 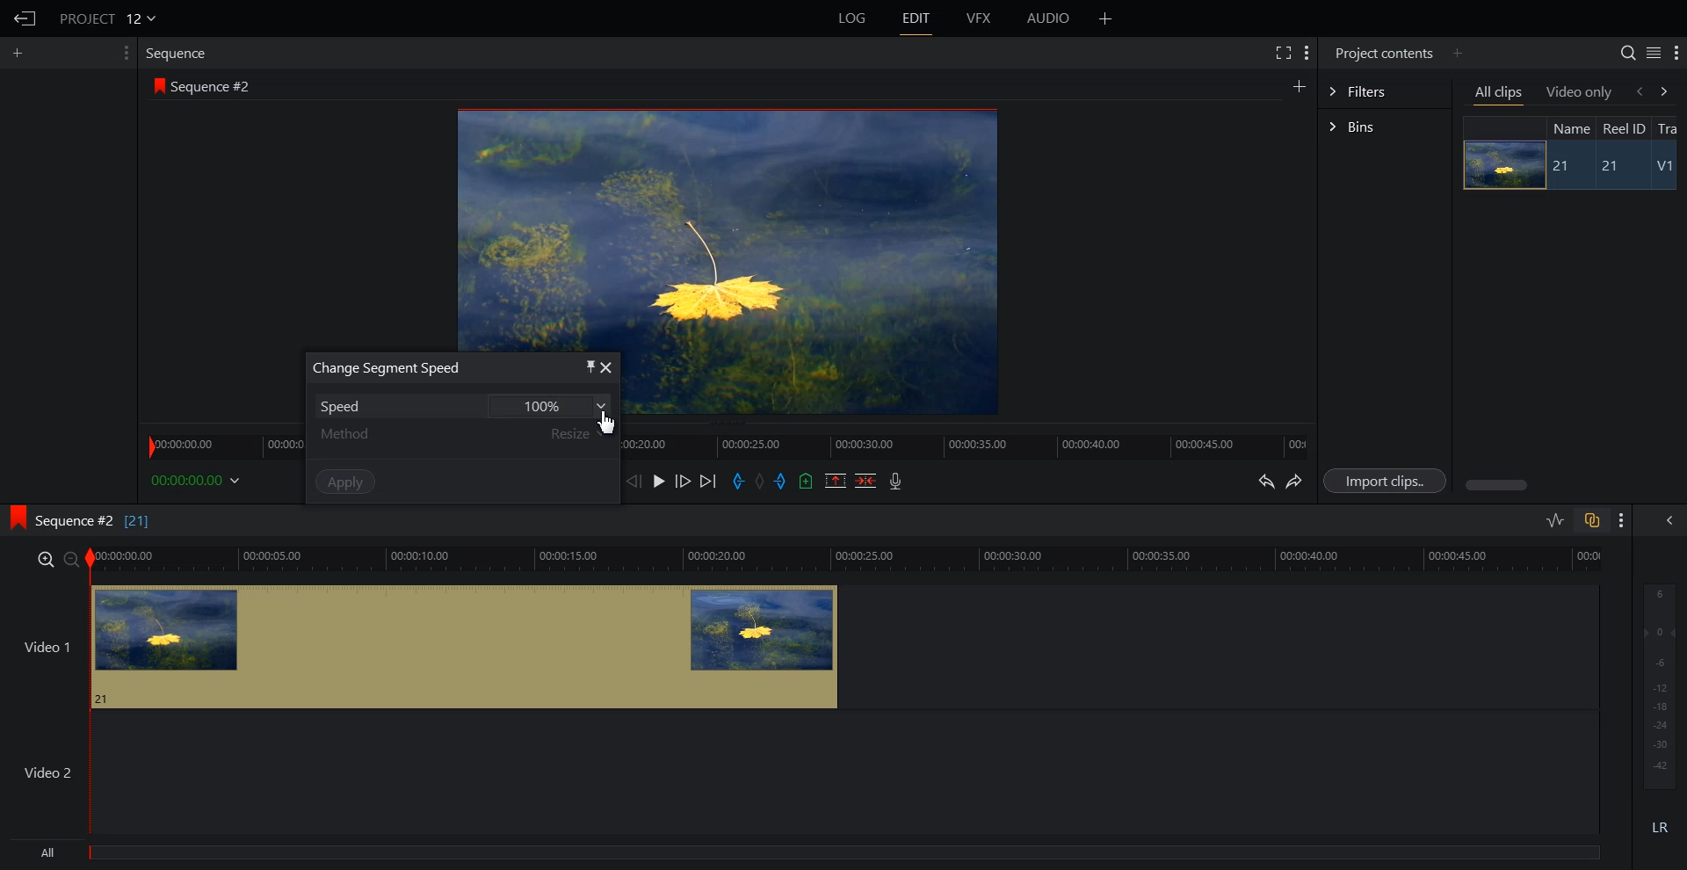 I want to click on Go Back, so click(x=25, y=19).